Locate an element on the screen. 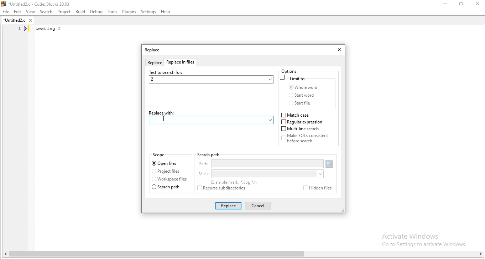 The height and width of the screenshot is (259, 485). hidden files is located at coordinates (316, 188).